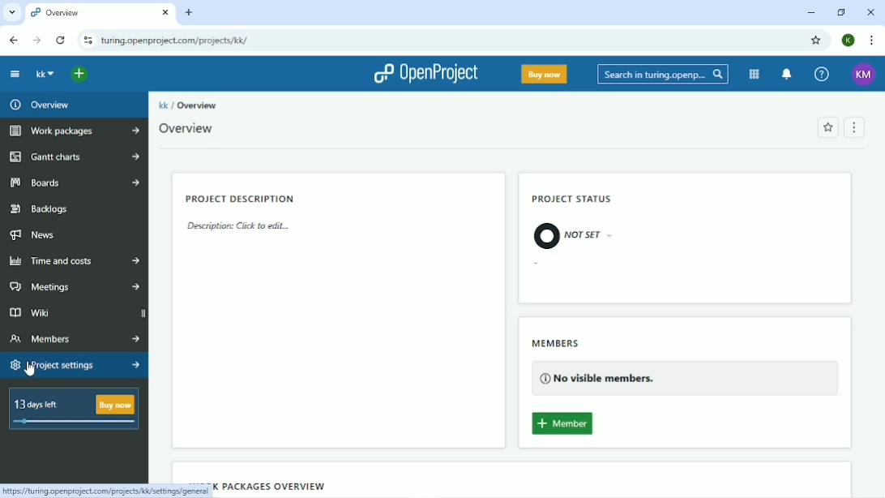 This screenshot has height=498, width=885. What do you see at coordinates (864, 75) in the screenshot?
I see `KM` at bounding box center [864, 75].